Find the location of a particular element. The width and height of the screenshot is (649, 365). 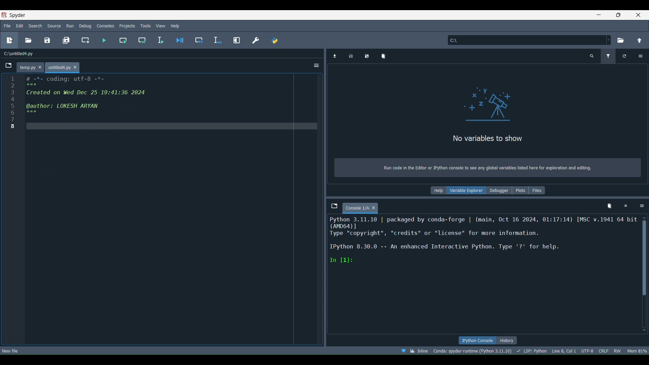

File EOL Status is located at coordinates (604, 351).